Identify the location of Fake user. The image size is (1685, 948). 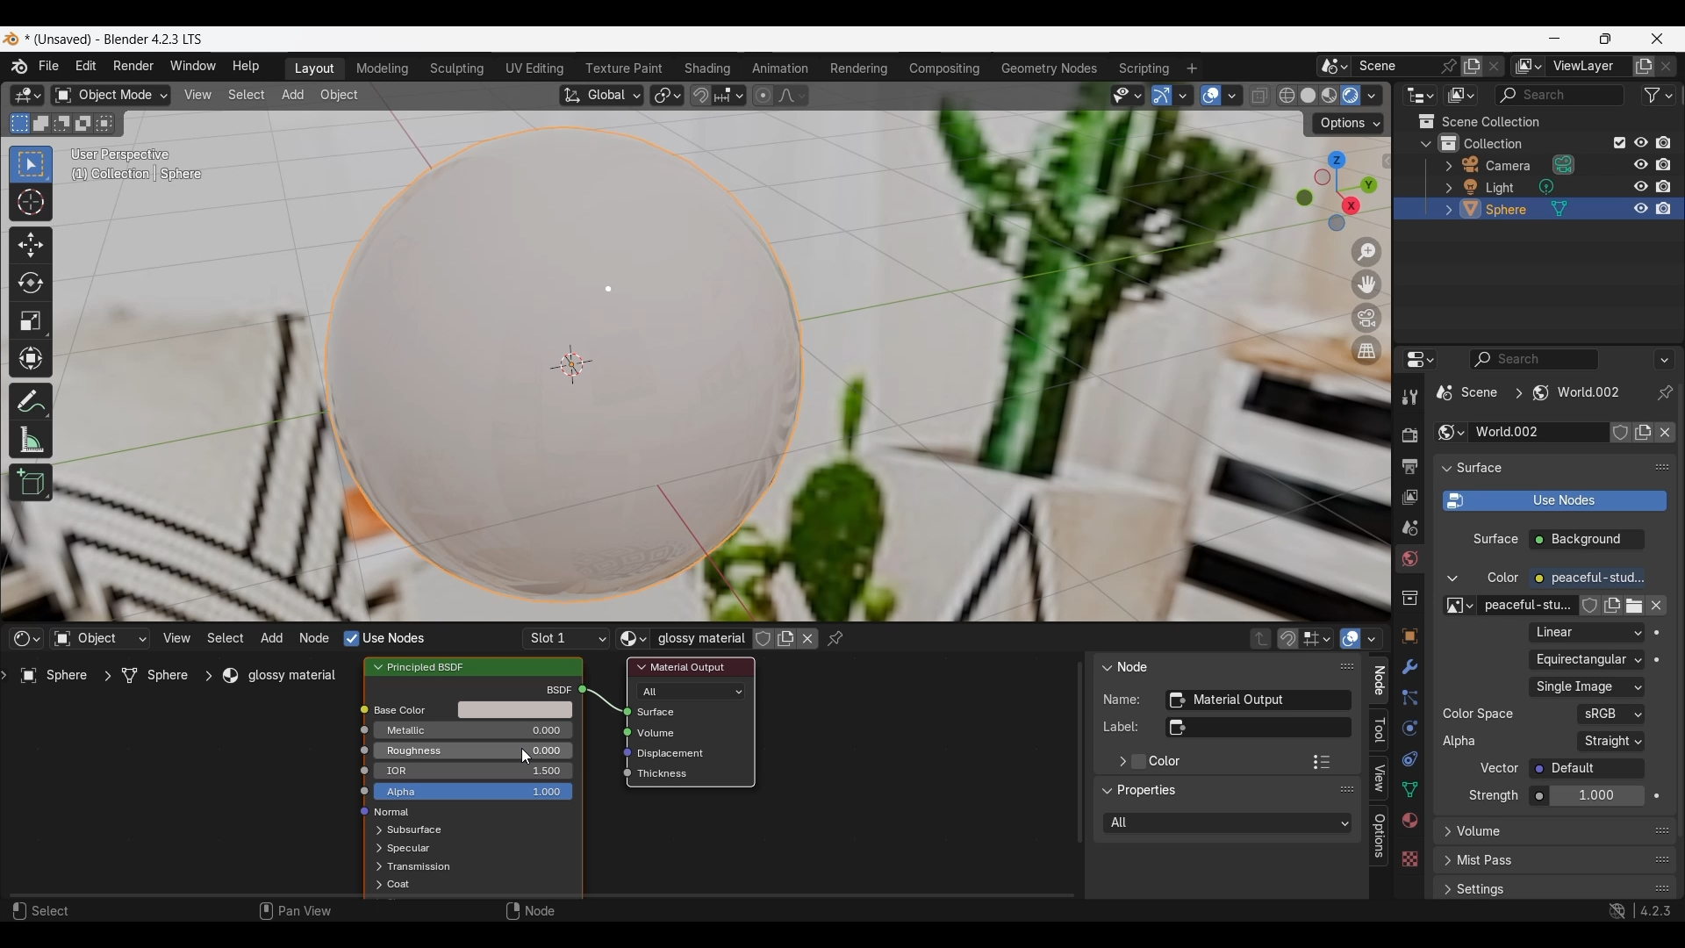
(1590, 606).